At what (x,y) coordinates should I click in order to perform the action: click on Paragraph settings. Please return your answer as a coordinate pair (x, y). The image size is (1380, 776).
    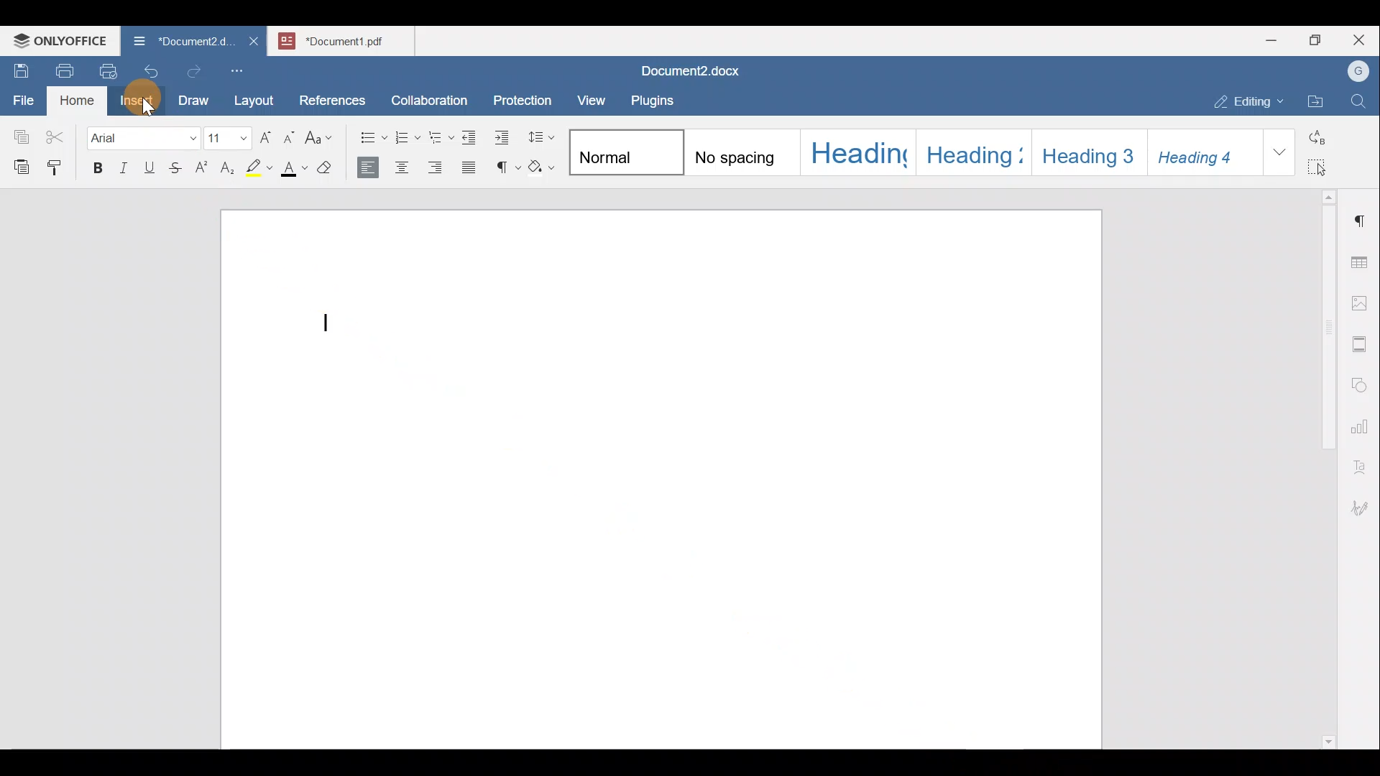
    Looking at the image, I should click on (1361, 215).